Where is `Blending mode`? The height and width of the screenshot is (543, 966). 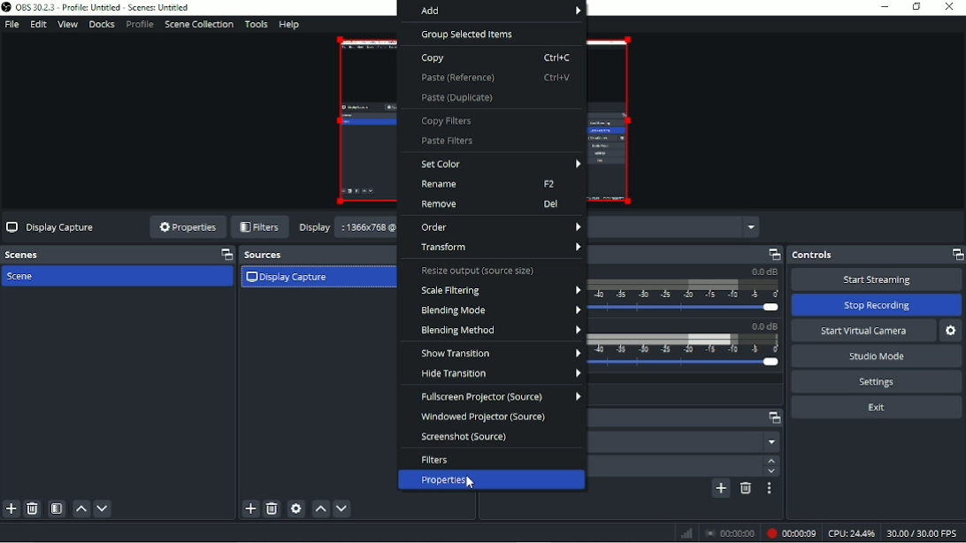 Blending mode is located at coordinates (498, 311).